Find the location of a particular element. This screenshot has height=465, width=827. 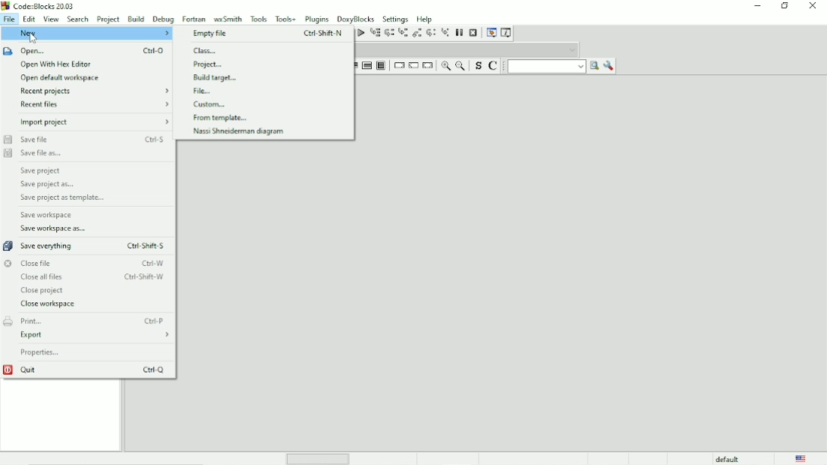

Settings is located at coordinates (395, 18).